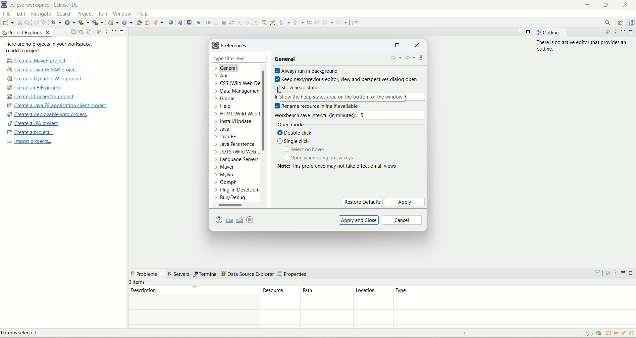 The image size is (636, 338). What do you see at coordinates (89, 31) in the screenshot?
I see `select and deselect filters` at bounding box center [89, 31].